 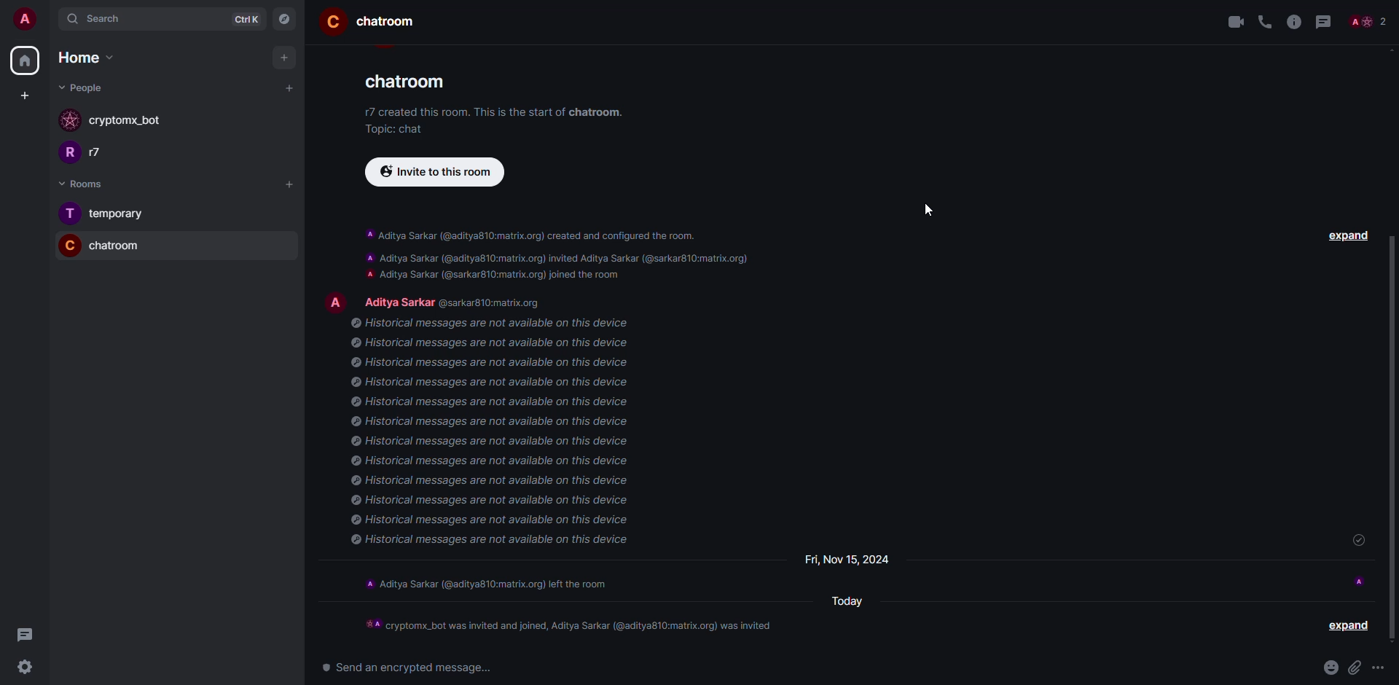 I want to click on sent, so click(x=1362, y=541).